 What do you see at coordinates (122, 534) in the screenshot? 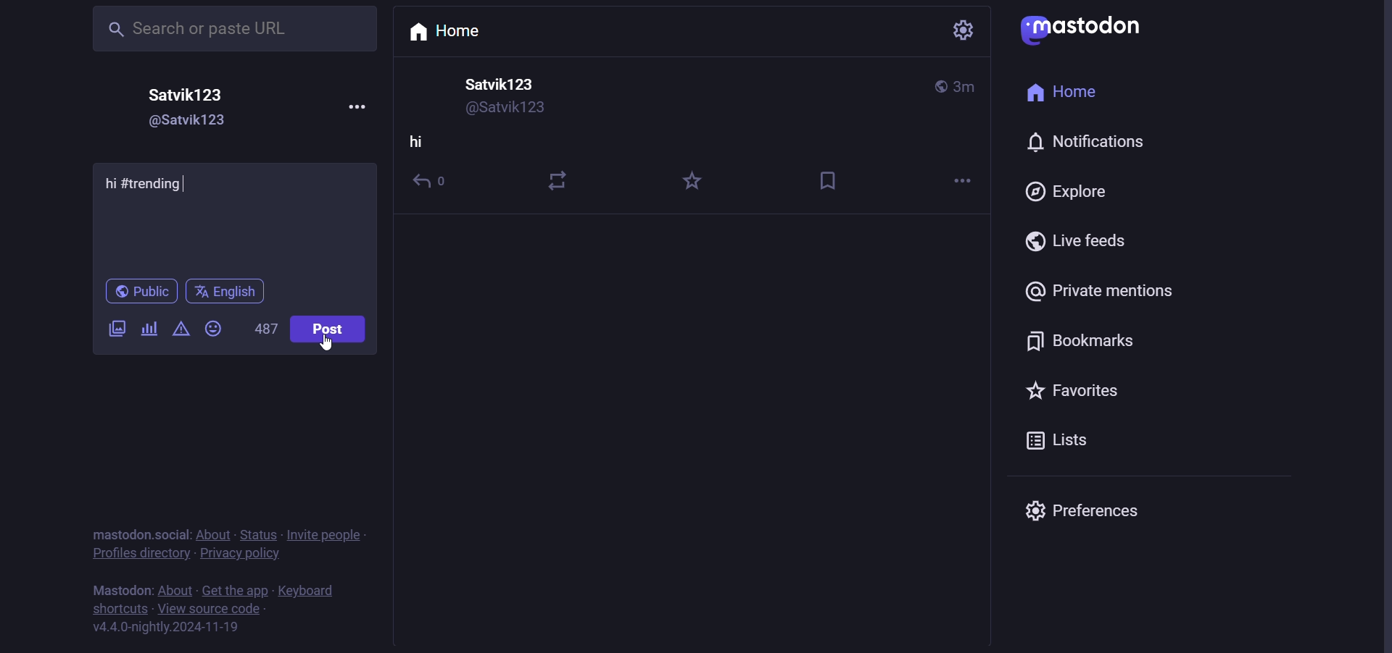
I see `text` at bounding box center [122, 534].